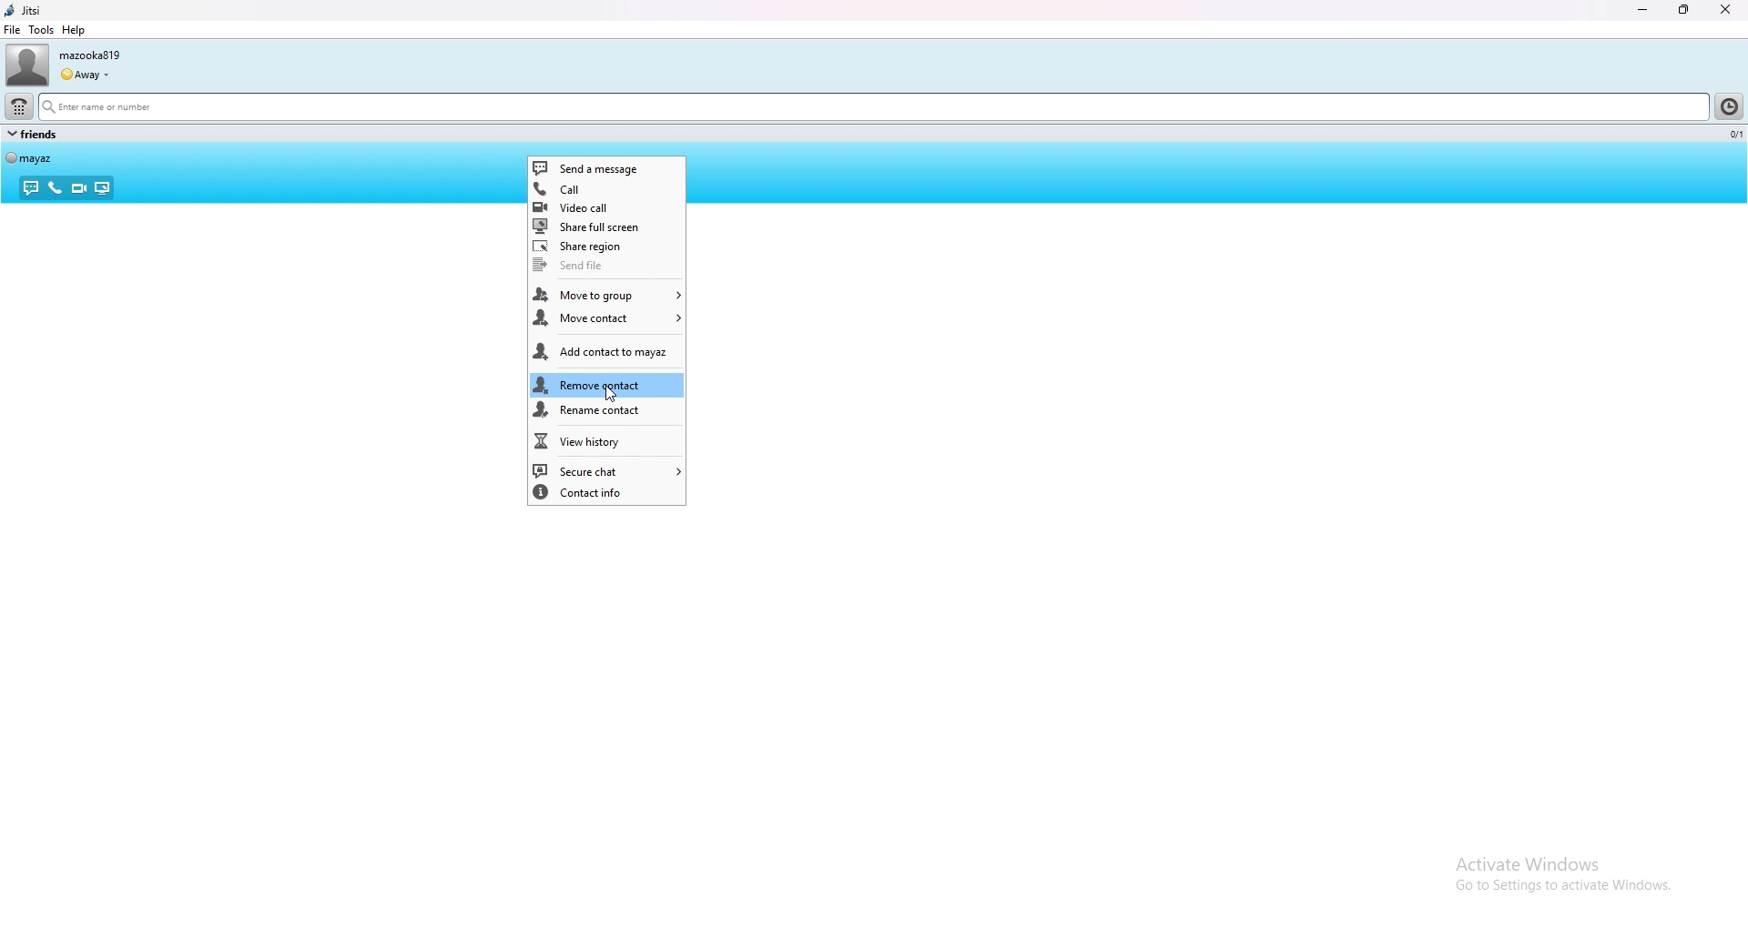 The width and height of the screenshot is (1748, 937). Describe the element at coordinates (874, 108) in the screenshot. I see `search bar` at that location.